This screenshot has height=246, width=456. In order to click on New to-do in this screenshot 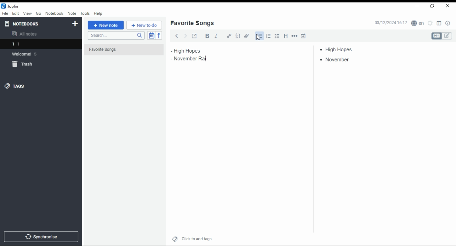, I will do `click(144, 25)`.